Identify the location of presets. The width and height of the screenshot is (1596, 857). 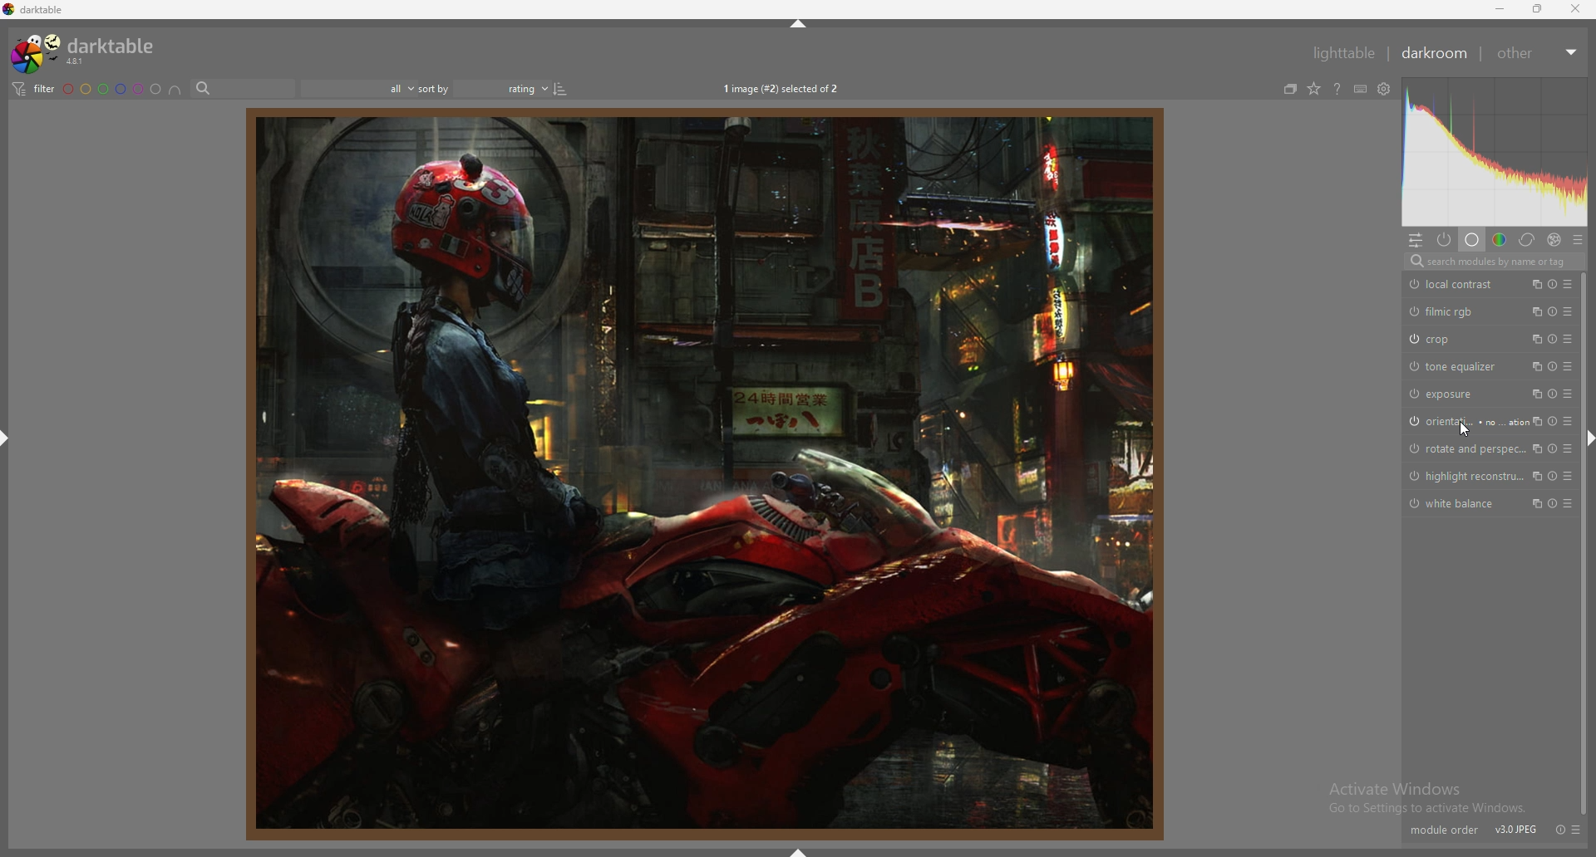
(1568, 502).